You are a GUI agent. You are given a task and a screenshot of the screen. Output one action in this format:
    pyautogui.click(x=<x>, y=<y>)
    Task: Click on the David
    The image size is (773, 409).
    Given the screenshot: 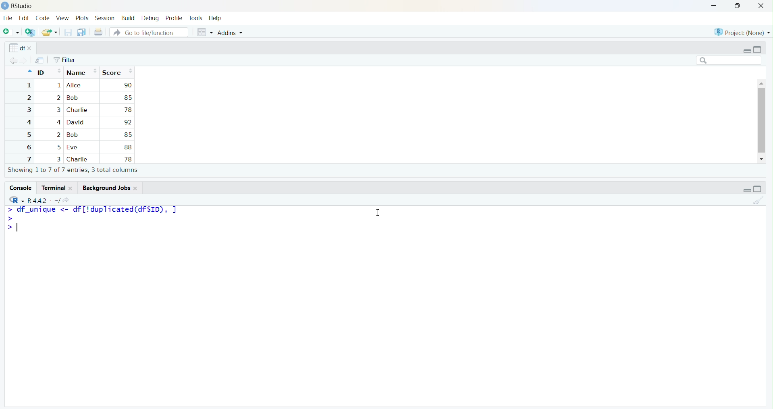 What is the action you would take?
    pyautogui.click(x=77, y=122)
    